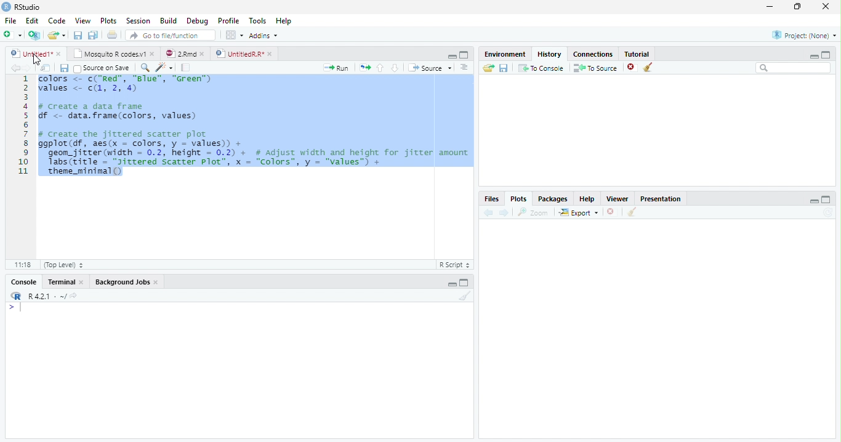 This screenshot has height=442, width=841. What do you see at coordinates (34, 35) in the screenshot?
I see `Create a project` at bounding box center [34, 35].